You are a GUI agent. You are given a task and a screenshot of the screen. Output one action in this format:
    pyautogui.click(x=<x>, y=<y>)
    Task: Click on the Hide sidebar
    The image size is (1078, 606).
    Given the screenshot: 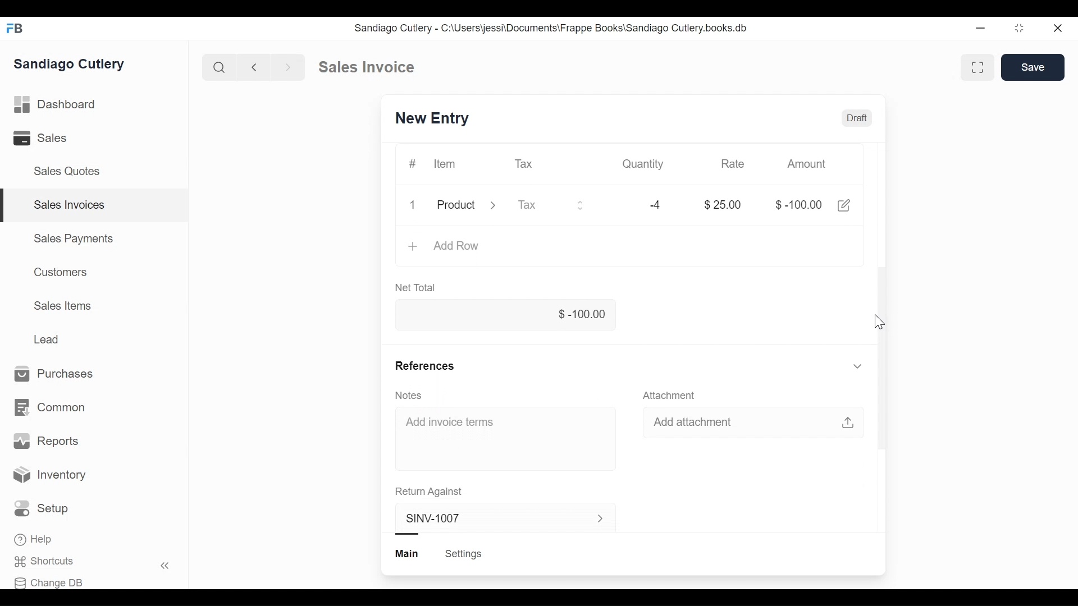 What is the action you would take?
    pyautogui.click(x=166, y=566)
    